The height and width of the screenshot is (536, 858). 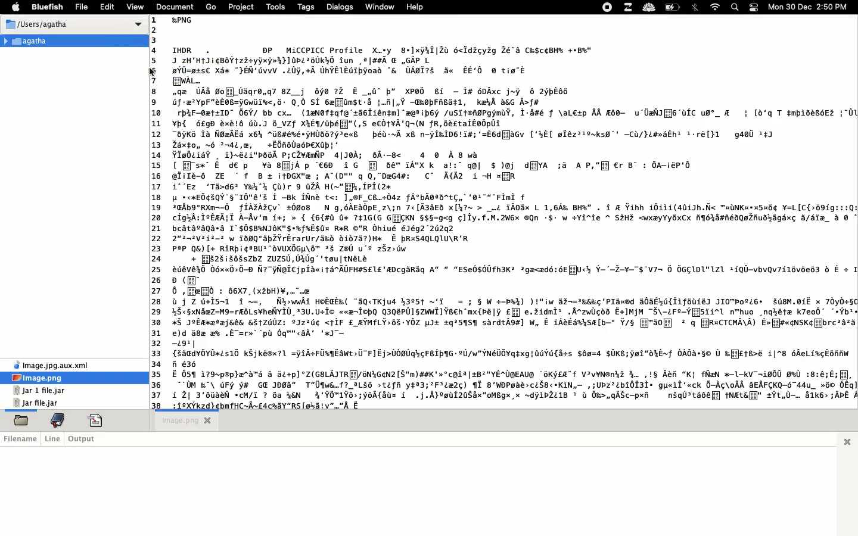 I want to click on image png, so click(x=174, y=422).